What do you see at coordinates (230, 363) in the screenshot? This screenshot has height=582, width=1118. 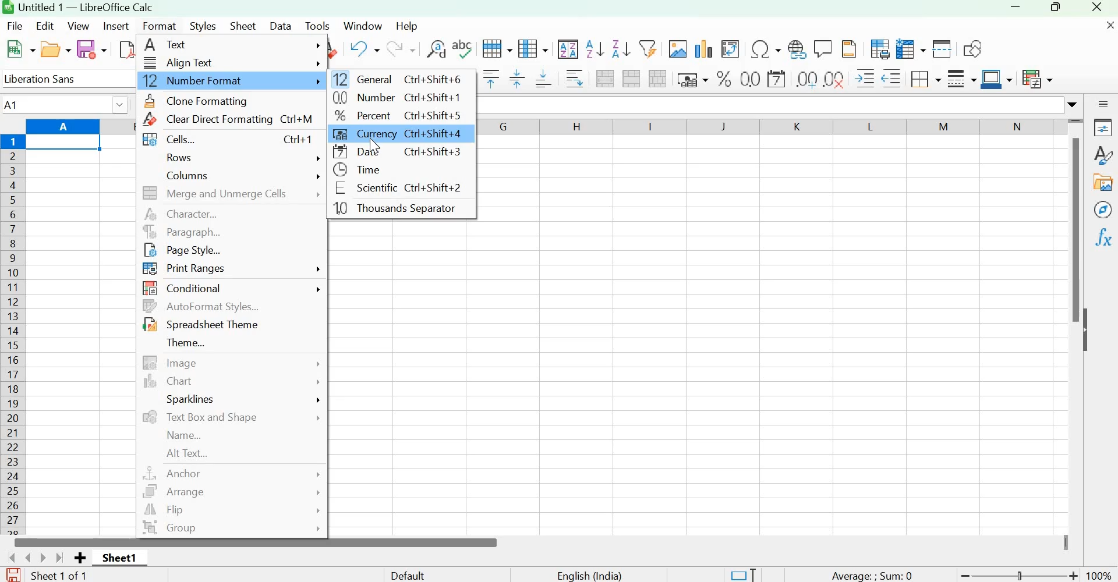 I see `Image` at bounding box center [230, 363].